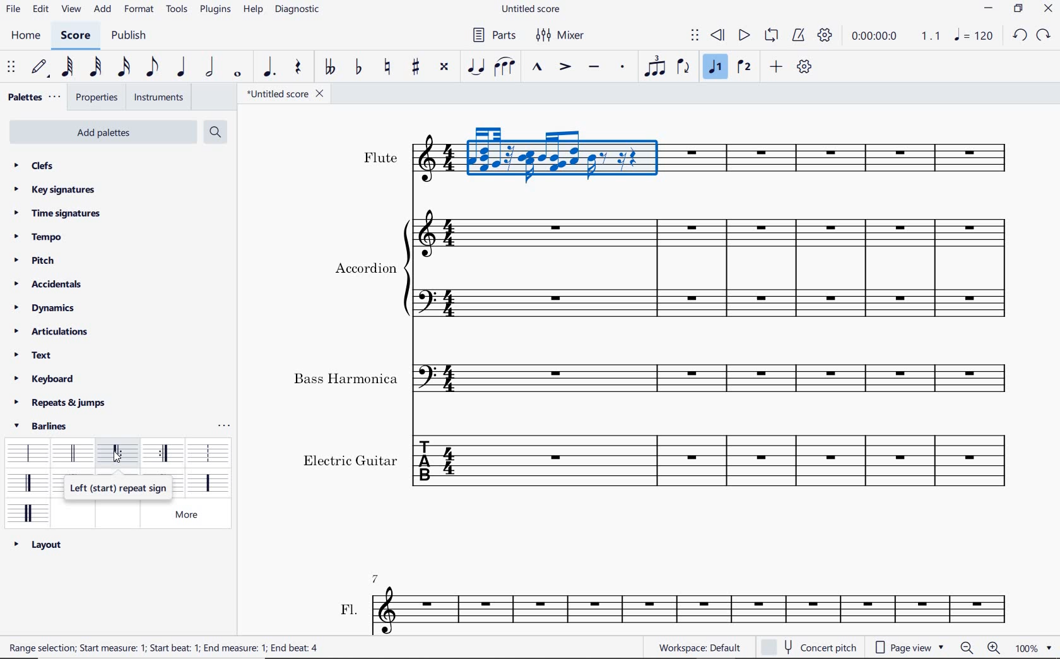 The width and height of the screenshot is (1060, 659). I want to click on toggle double-sharp, so click(444, 67).